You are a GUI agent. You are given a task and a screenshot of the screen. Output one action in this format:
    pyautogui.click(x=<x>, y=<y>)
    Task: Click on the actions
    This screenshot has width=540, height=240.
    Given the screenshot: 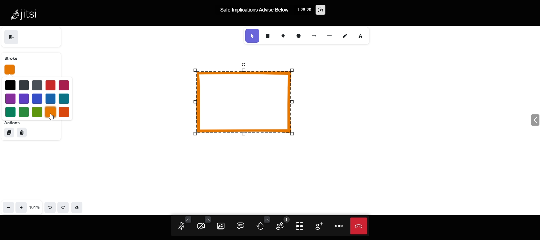 What is the action you would take?
    pyautogui.click(x=15, y=122)
    